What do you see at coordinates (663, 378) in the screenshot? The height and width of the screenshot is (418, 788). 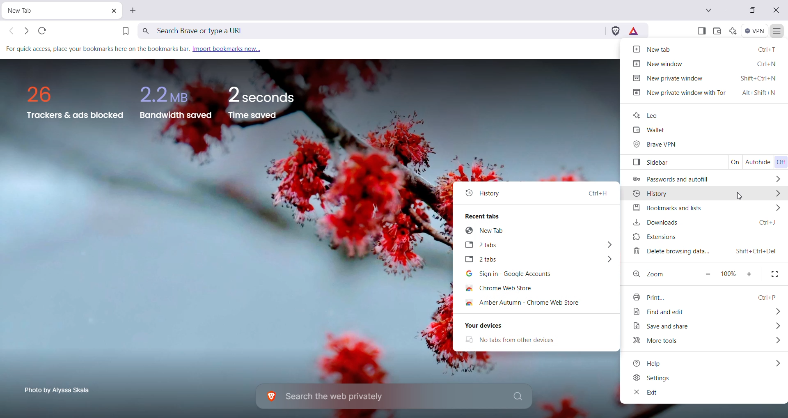 I see `Settings` at bounding box center [663, 378].